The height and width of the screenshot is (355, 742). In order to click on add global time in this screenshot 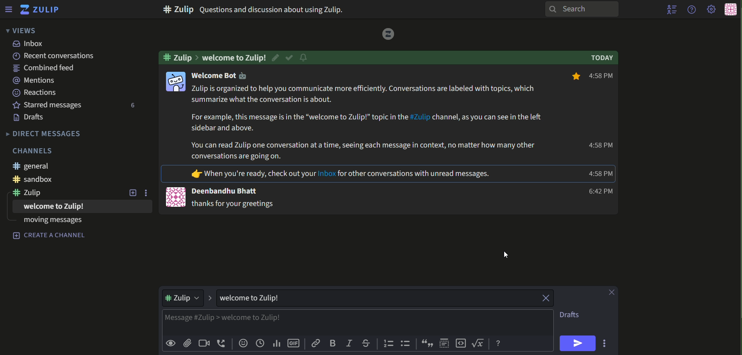, I will do `click(260, 344)`.